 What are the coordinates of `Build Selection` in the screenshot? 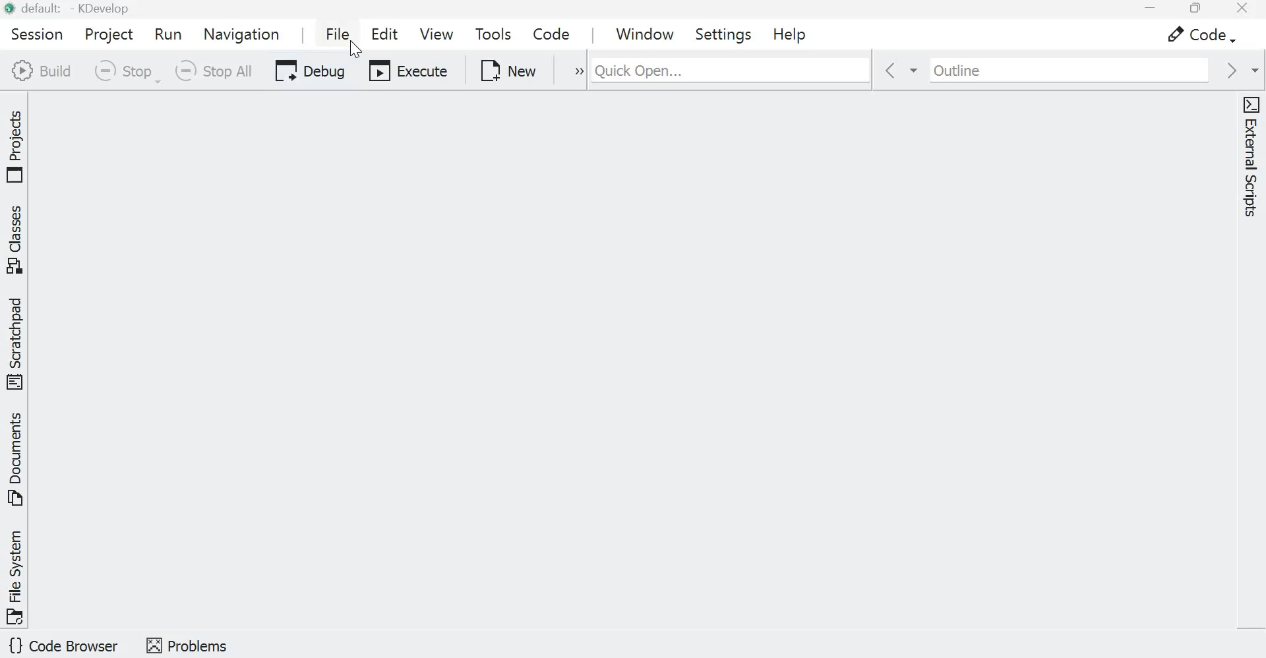 It's located at (41, 71).